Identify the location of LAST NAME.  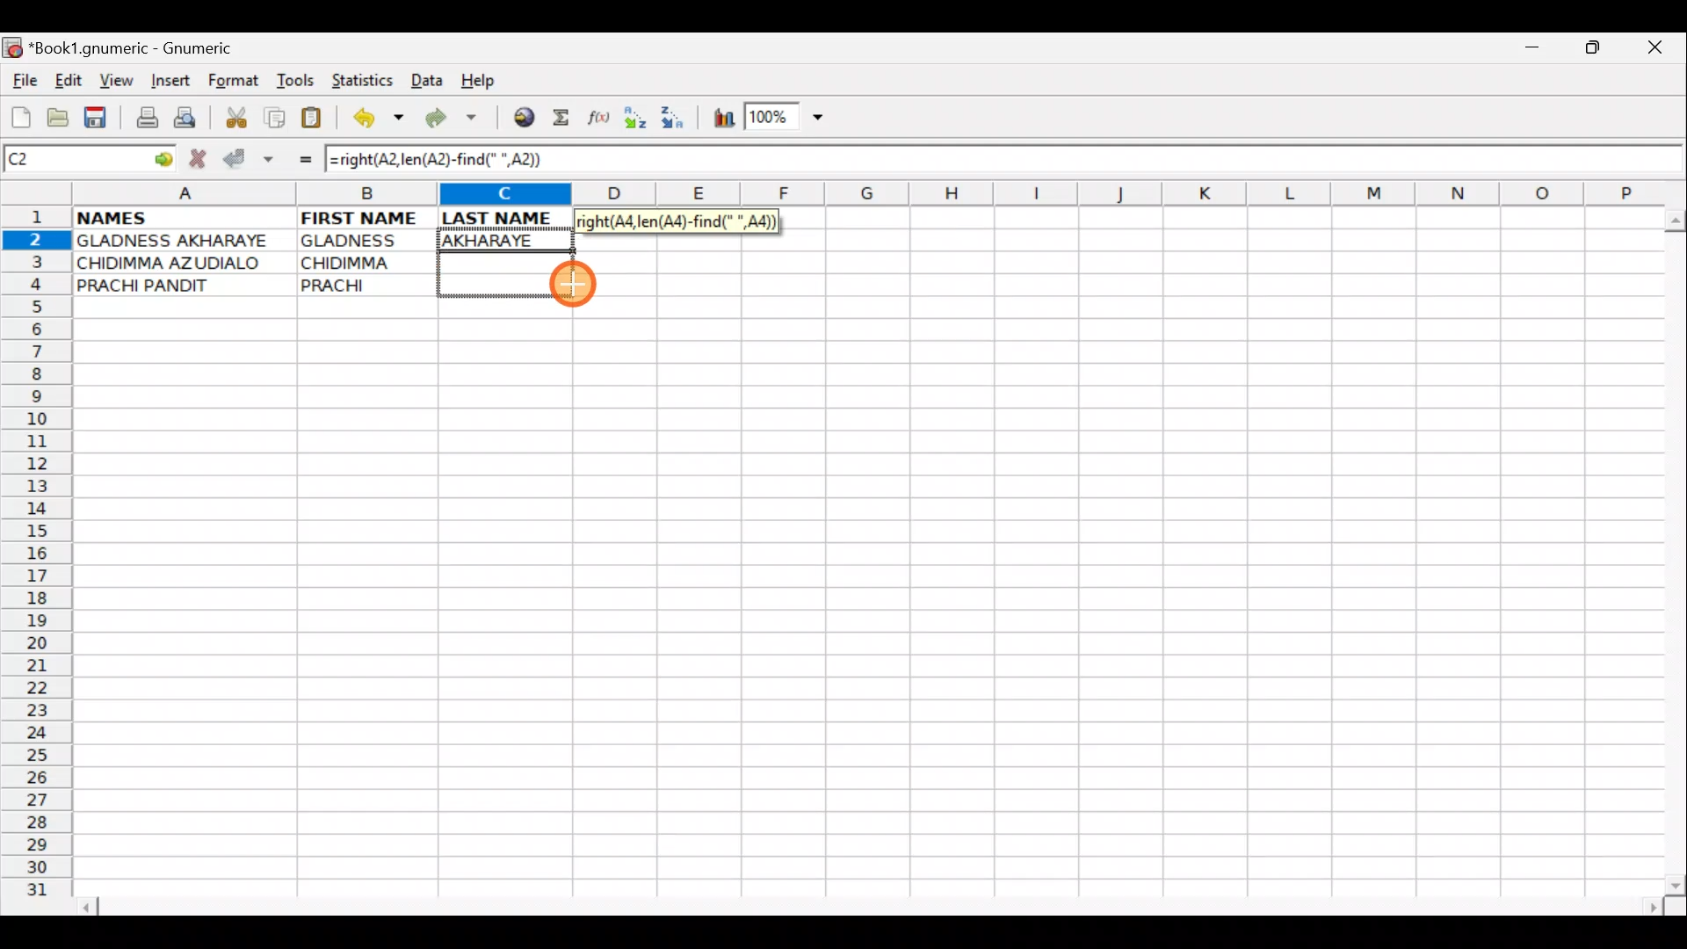
(507, 218).